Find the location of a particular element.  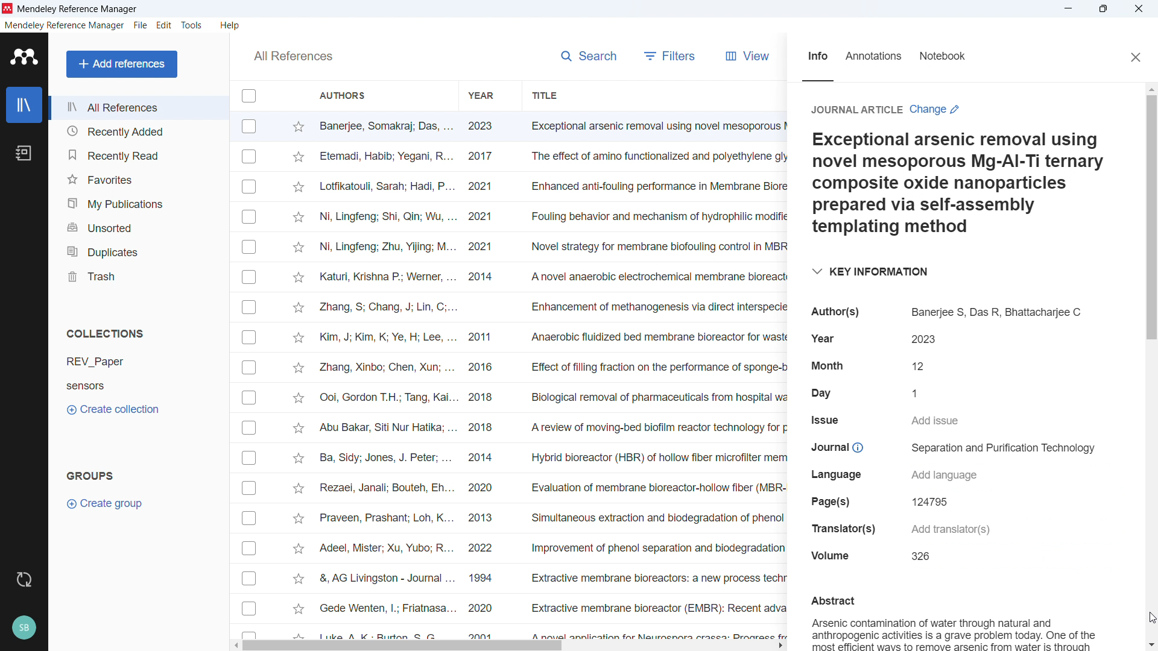

click to select individual entry is located at coordinates (251, 550).